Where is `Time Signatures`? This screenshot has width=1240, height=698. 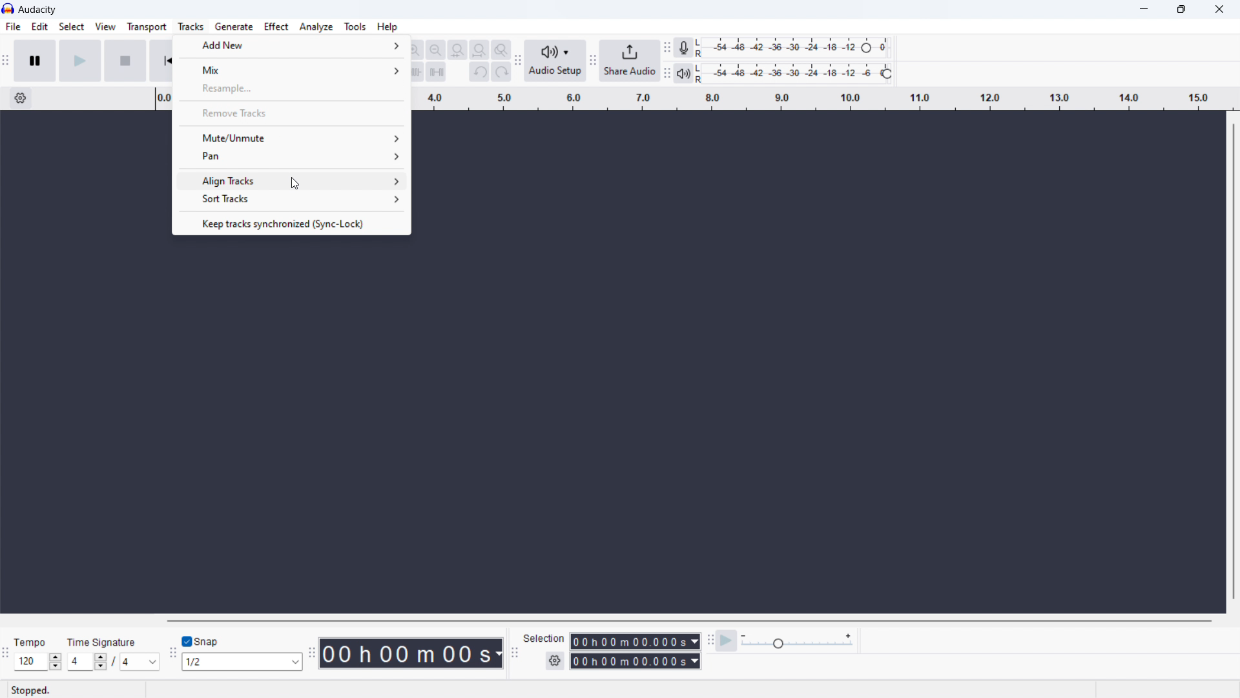 Time Signatures is located at coordinates (103, 642).